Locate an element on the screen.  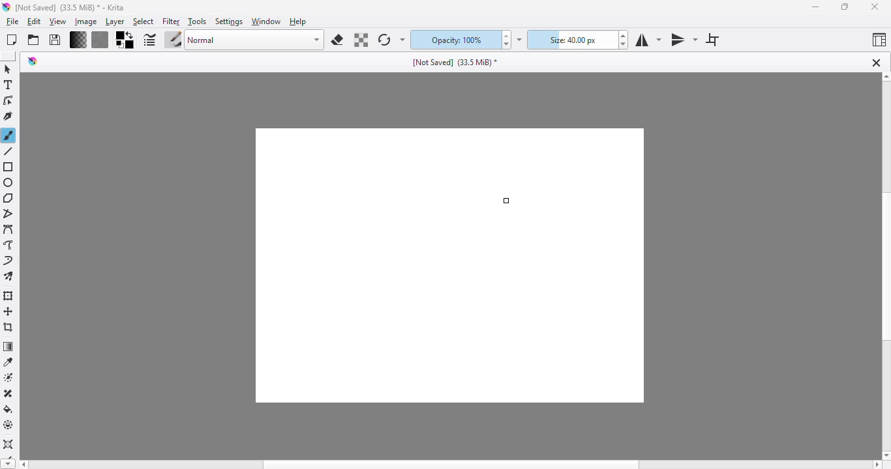
horizontal scroll bar is located at coordinates (451, 464).